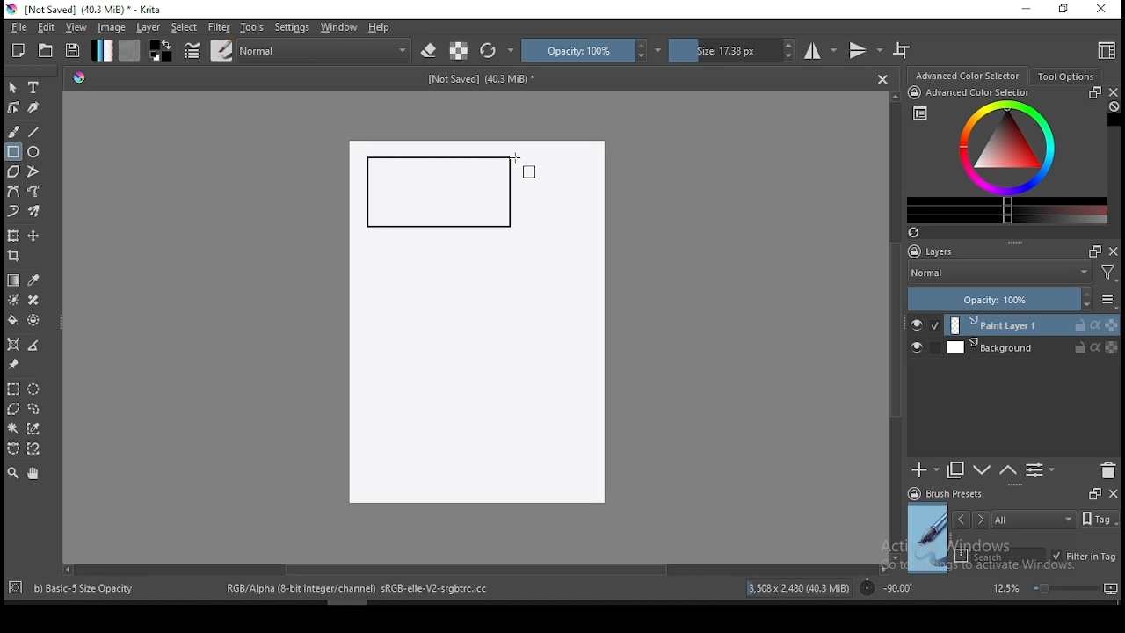 The height and width of the screenshot is (633, 1125). What do you see at coordinates (102, 50) in the screenshot?
I see `gradient fill` at bounding box center [102, 50].